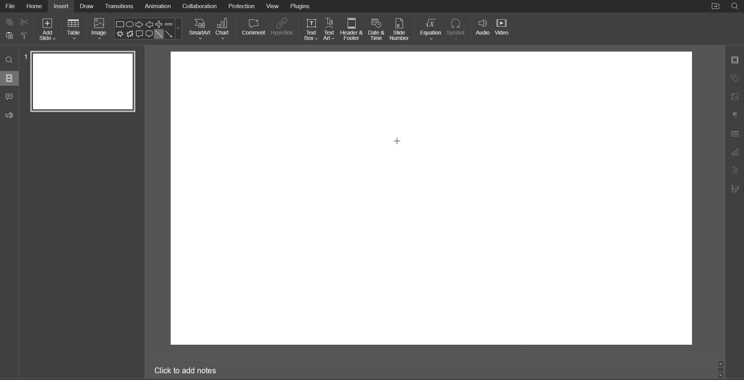 This screenshot has height=380, width=744. Describe the element at coordinates (735, 59) in the screenshot. I see `Slide Settings` at that location.